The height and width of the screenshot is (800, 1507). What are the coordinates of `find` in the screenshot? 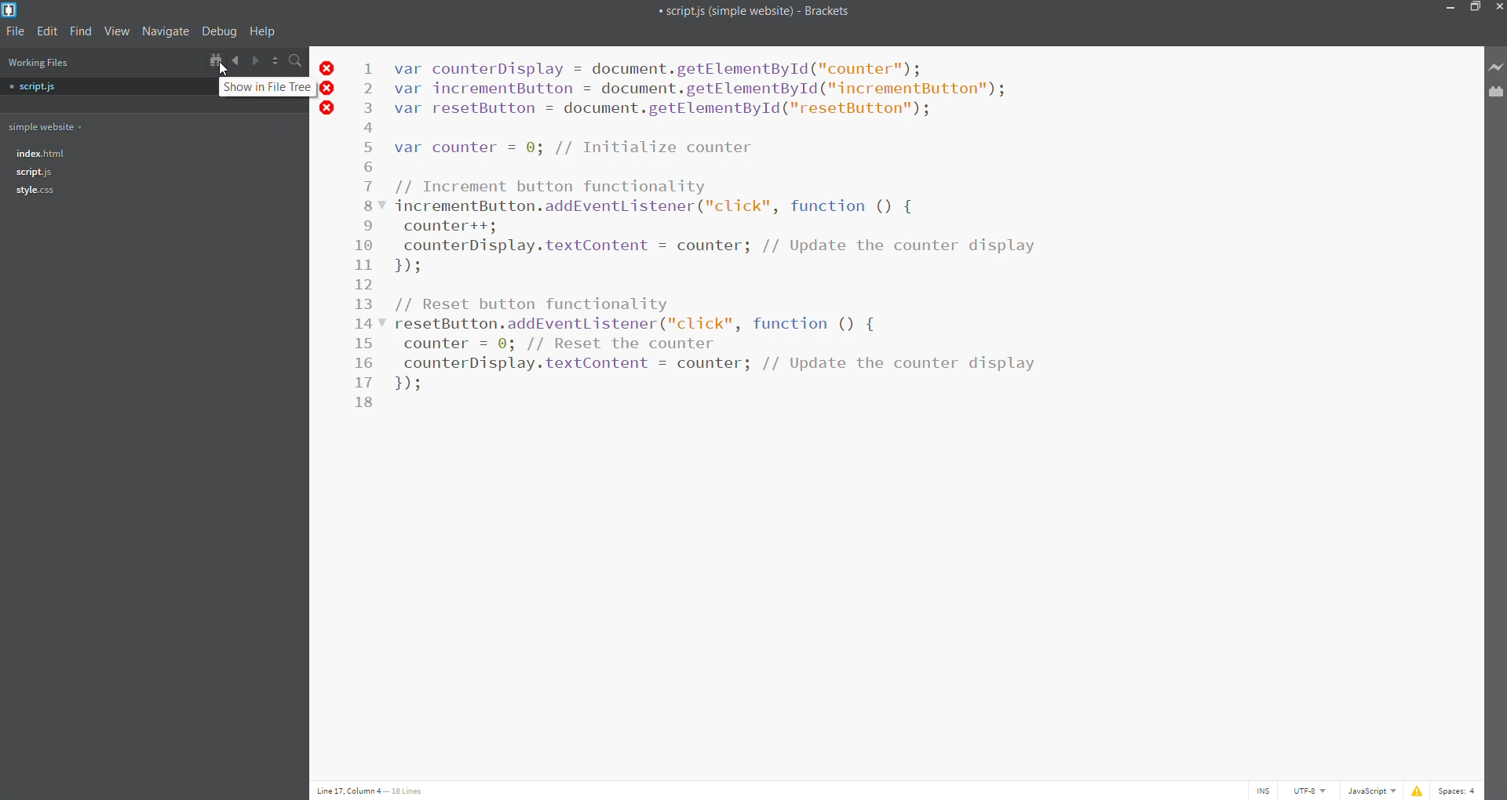 It's located at (82, 31).